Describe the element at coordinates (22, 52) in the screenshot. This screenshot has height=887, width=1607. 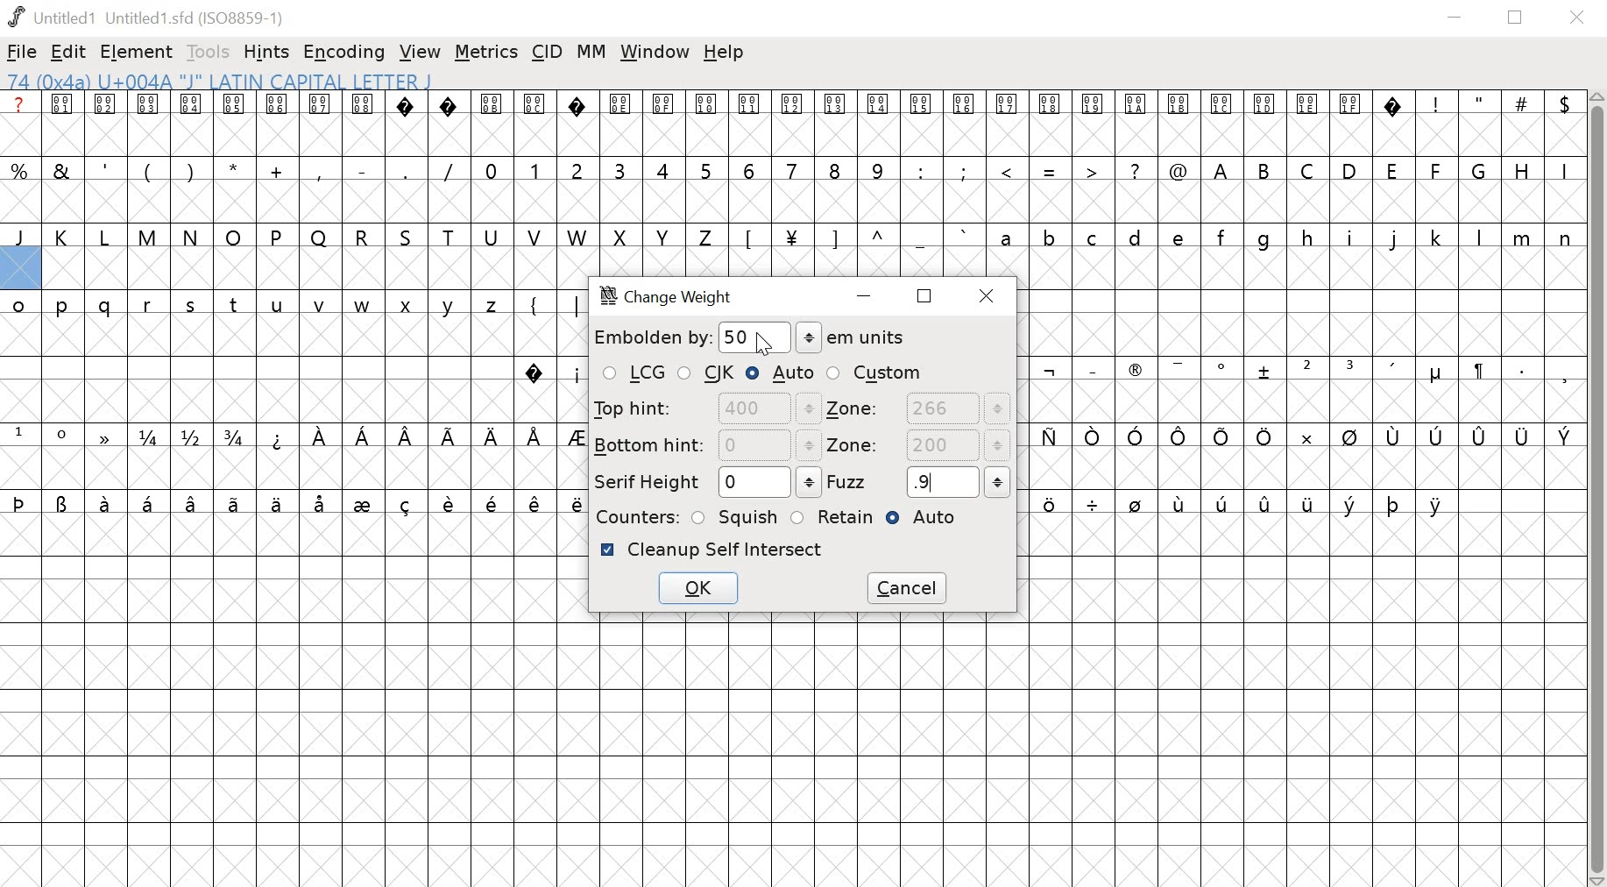
I see `FILE` at that location.